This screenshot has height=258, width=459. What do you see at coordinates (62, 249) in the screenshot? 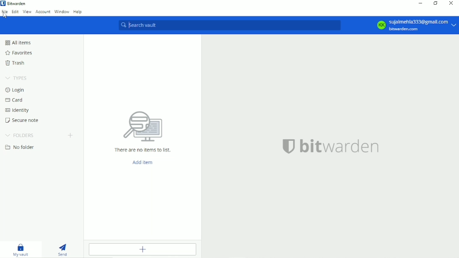
I see `Send` at bounding box center [62, 249].